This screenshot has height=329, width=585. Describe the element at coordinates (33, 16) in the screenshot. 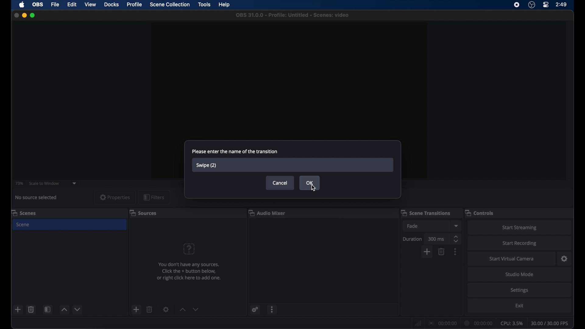

I see `maximize` at that location.